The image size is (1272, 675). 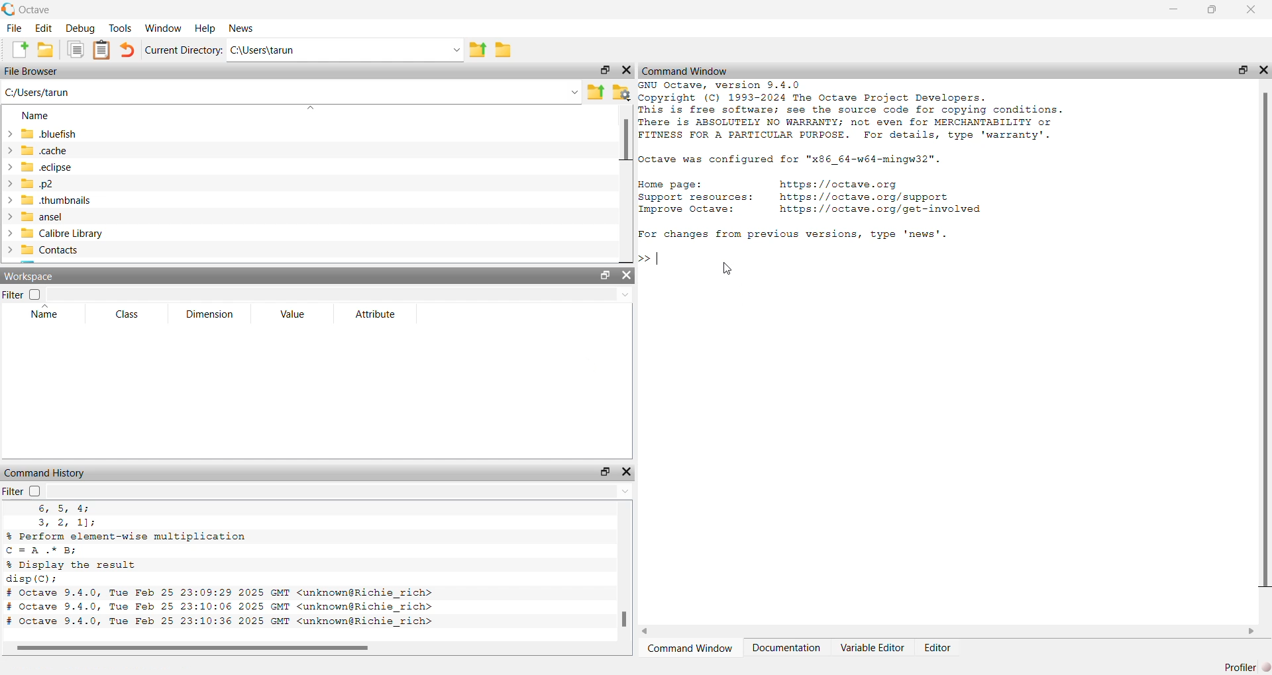 What do you see at coordinates (56, 201) in the screenshot?
I see `thumbnails` at bounding box center [56, 201].